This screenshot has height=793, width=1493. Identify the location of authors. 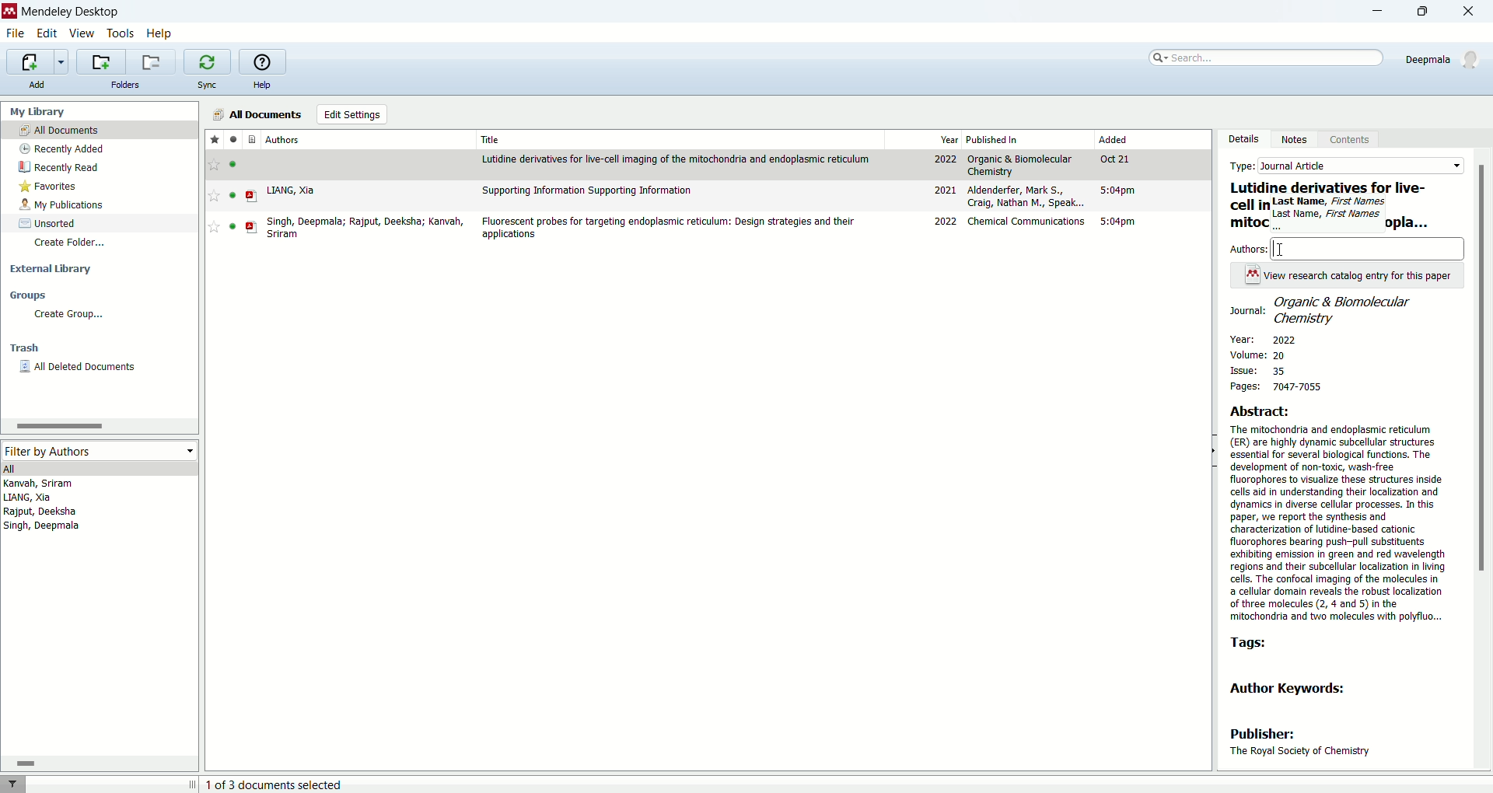
(1251, 248).